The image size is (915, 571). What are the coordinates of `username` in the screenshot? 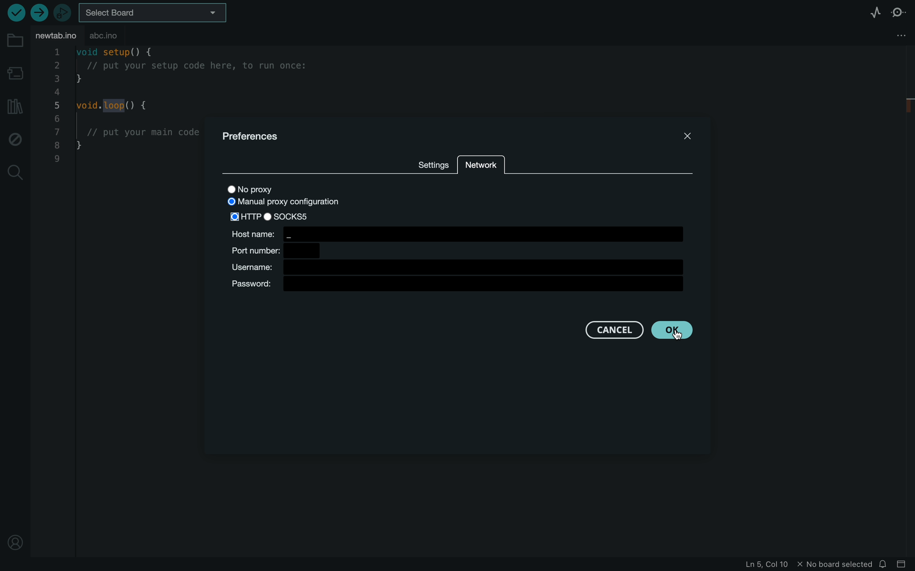 It's located at (460, 267).